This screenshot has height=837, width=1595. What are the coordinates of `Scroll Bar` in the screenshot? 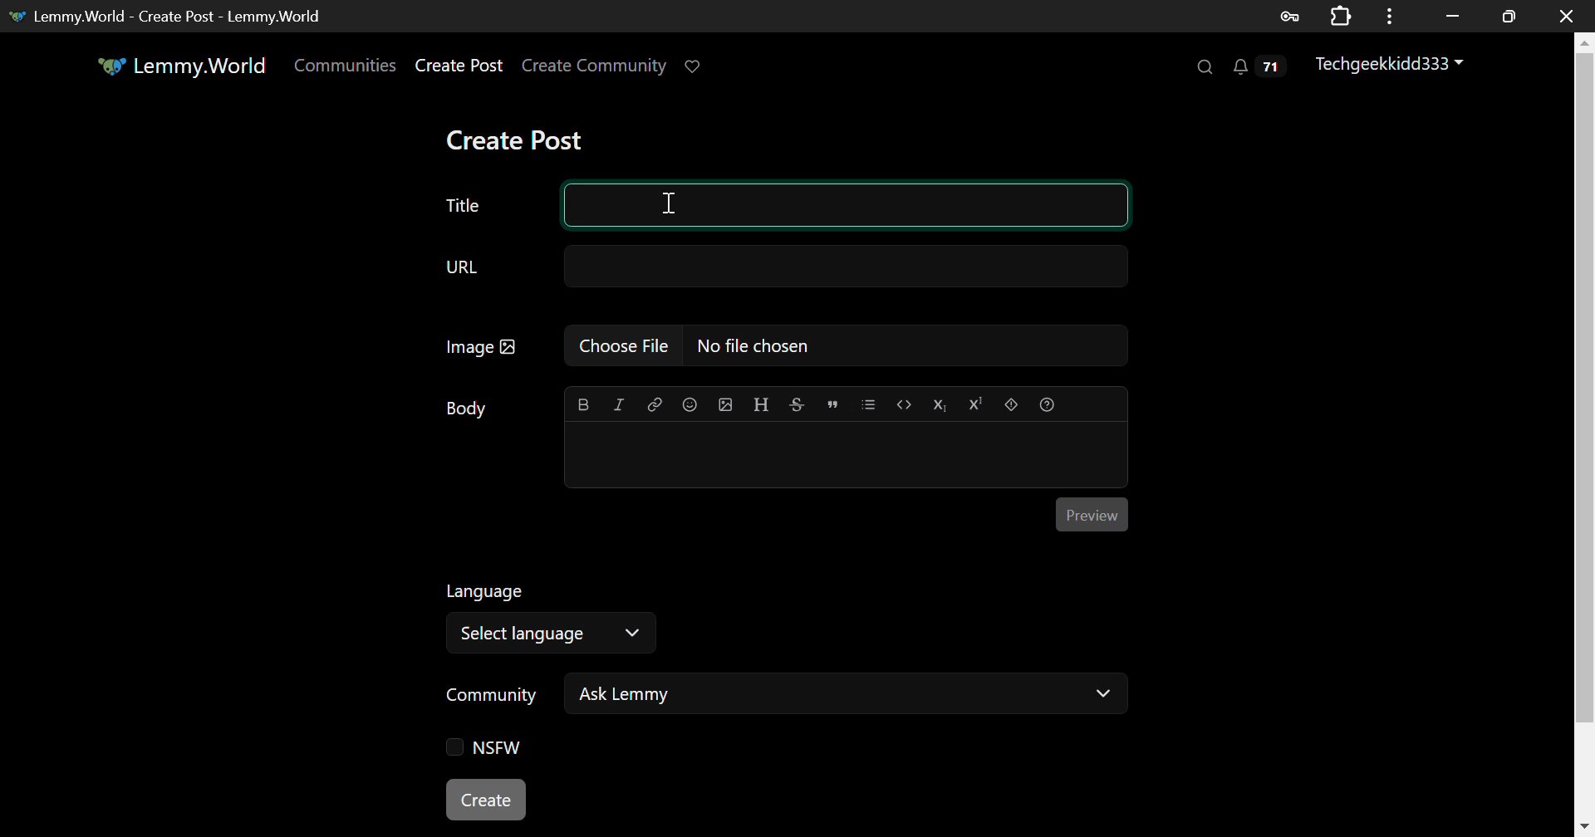 It's located at (1585, 426).